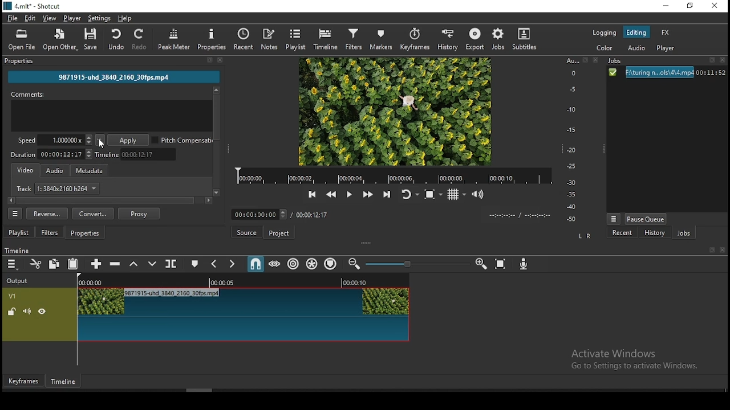  What do you see at coordinates (143, 39) in the screenshot?
I see `redo` at bounding box center [143, 39].